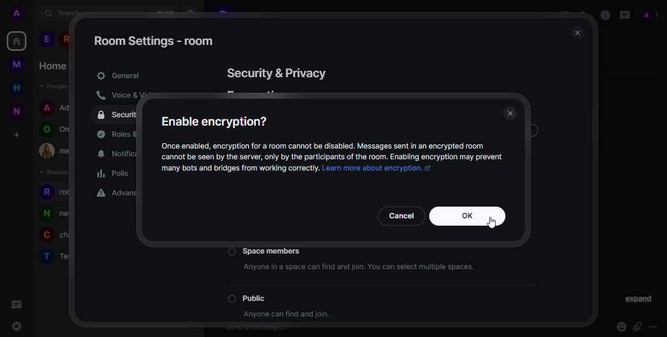  What do you see at coordinates (401, 215) in the screenshot?
I see `cancel` at bounding box center [401, 215].